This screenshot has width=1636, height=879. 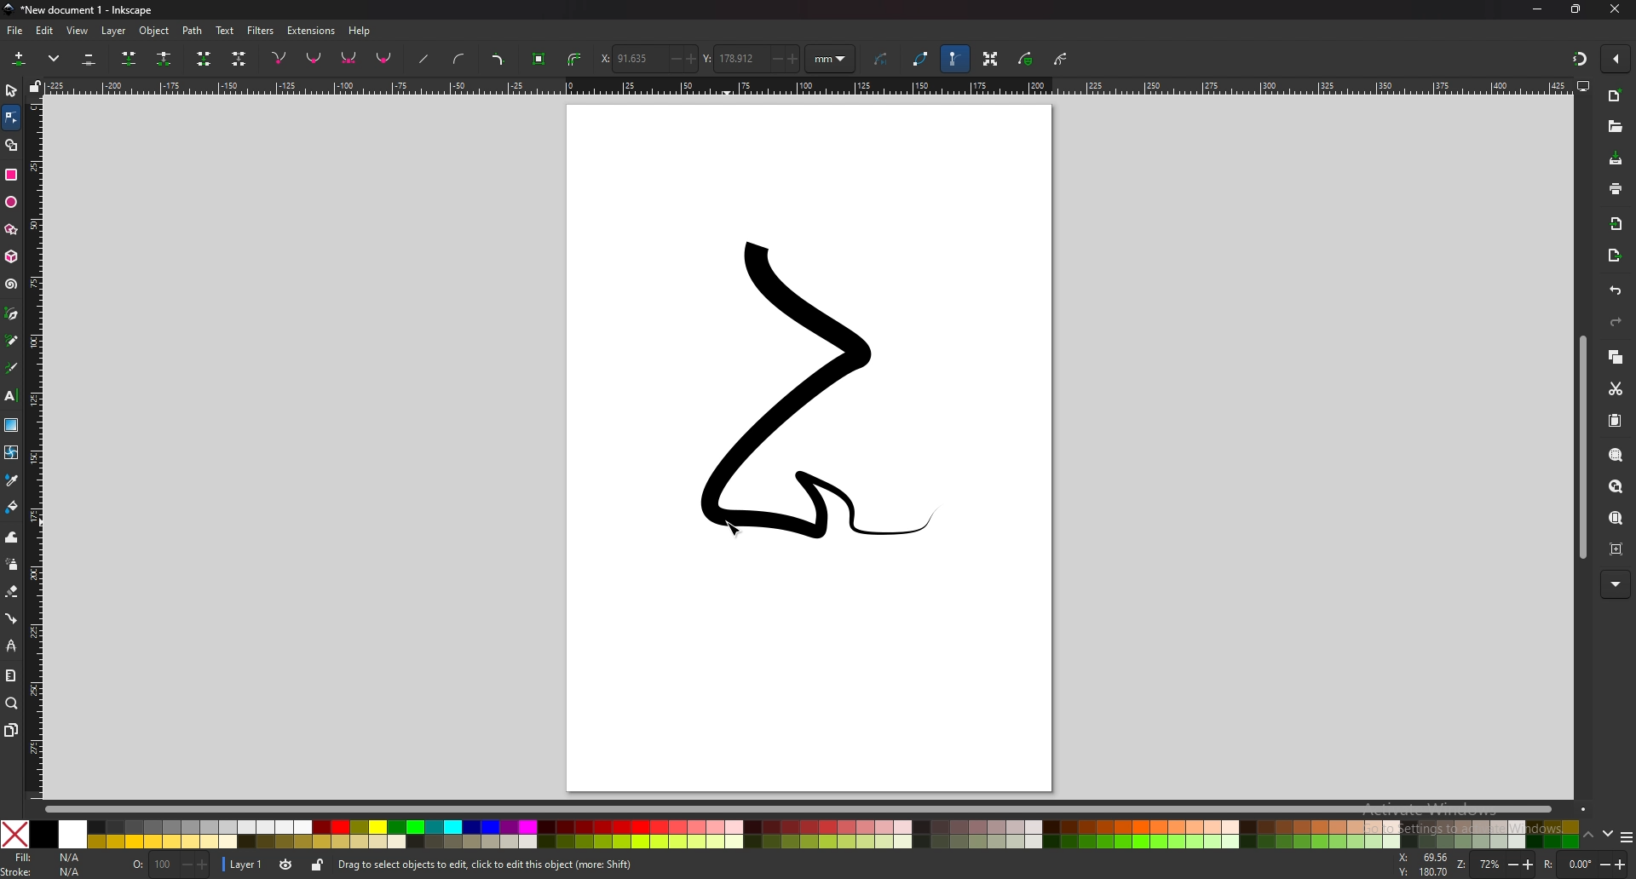 I want to click on minimize, so click(x=1538, y=9).